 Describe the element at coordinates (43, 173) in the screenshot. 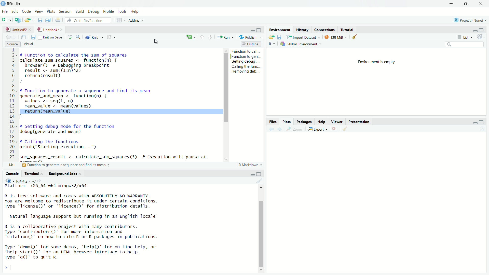

I see `close` at that location.